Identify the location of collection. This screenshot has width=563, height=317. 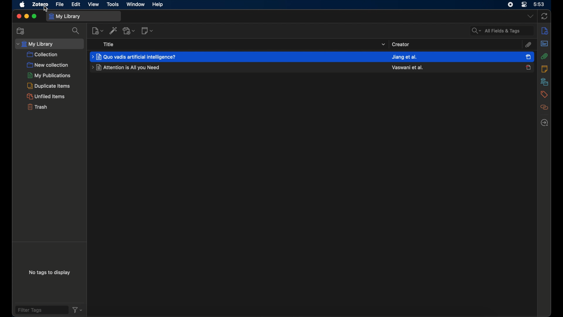
(43, 55).